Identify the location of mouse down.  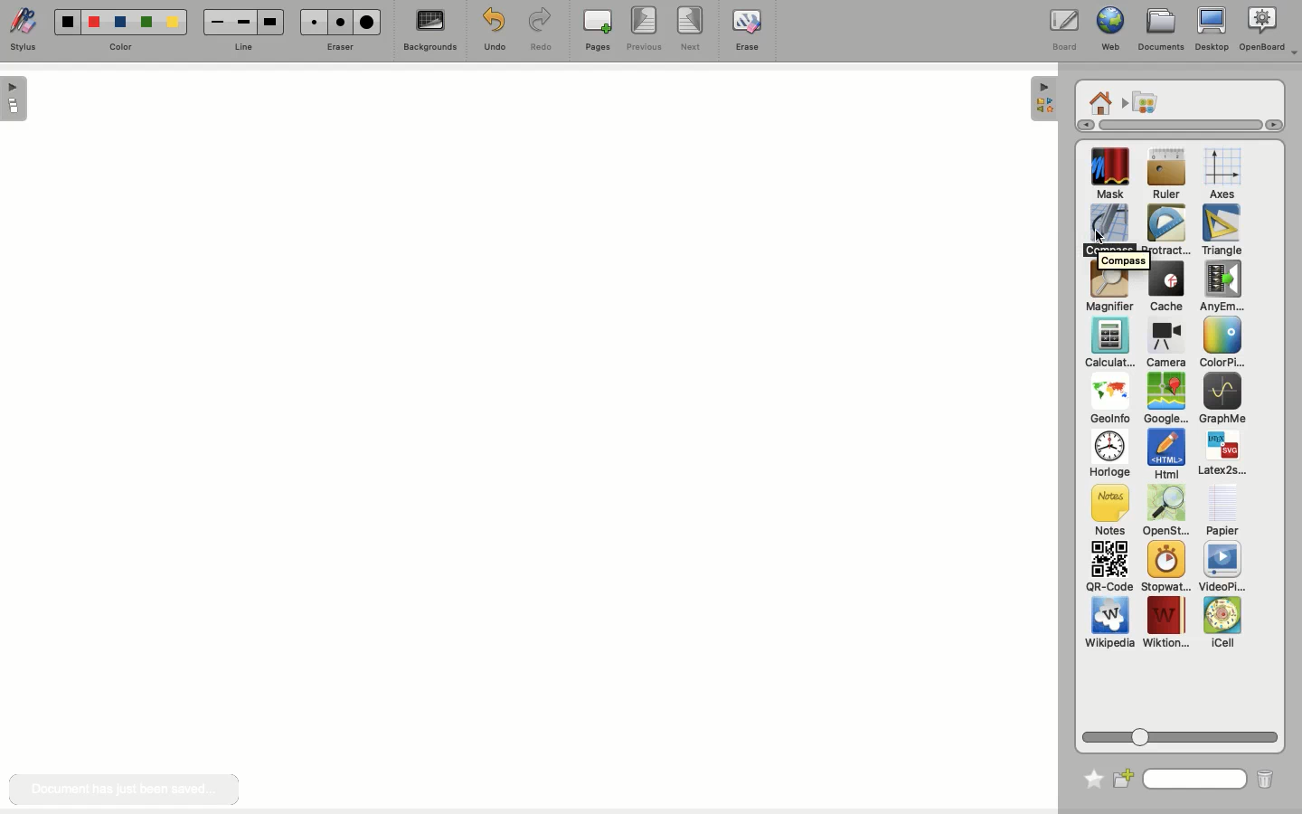
(1099, 235).